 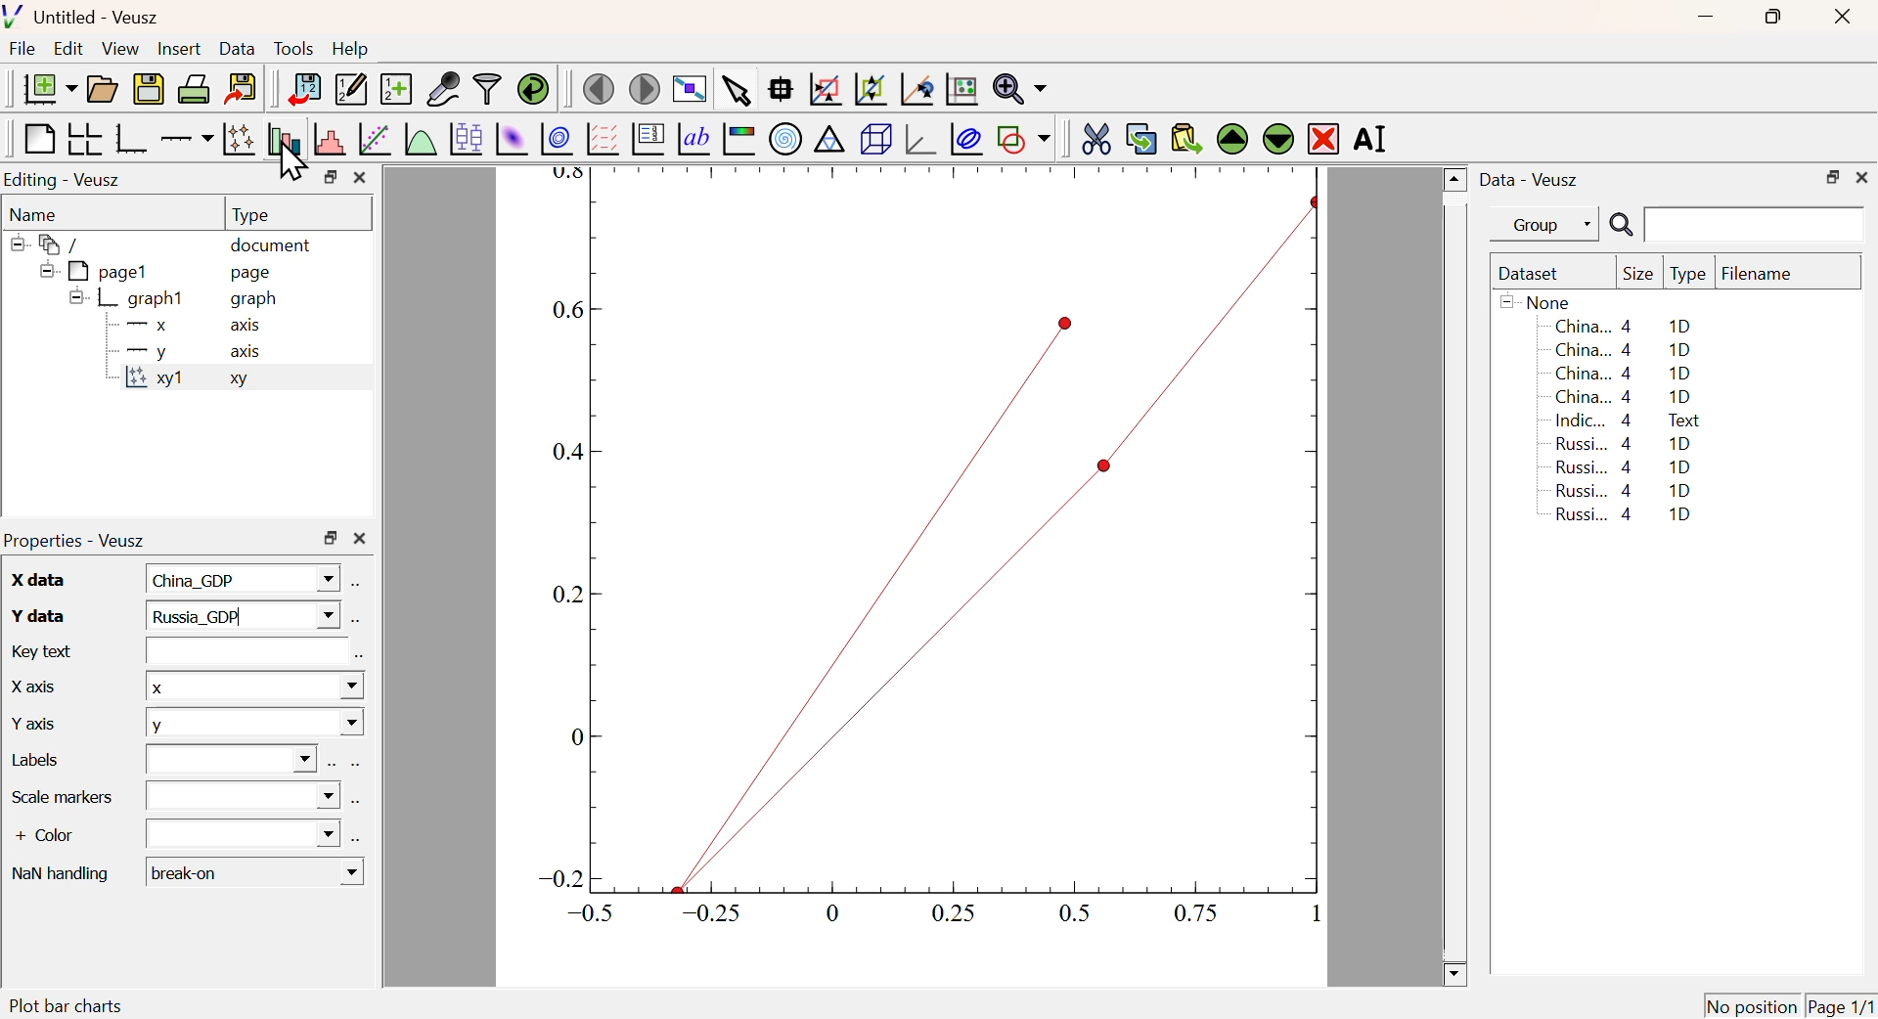 What do you see at coordinates (330, 177) in the screenshot?
I see `Restore Down` at bounding box center [330, 177].